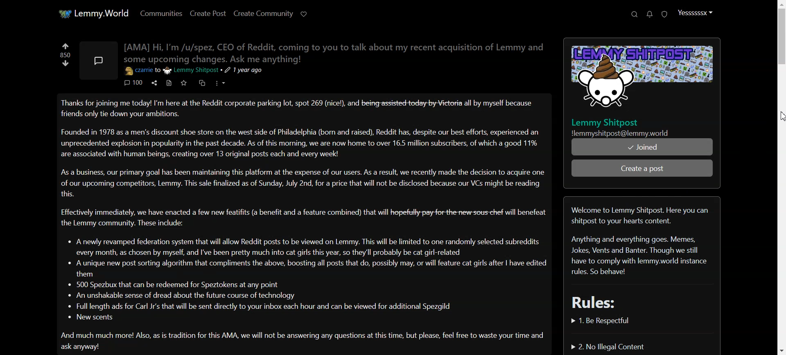 This screenshot has width=786, height=355. What do you see at coordinates (193, 70) in the screenshot?
I see `Lemmy Shitpost` at bounding box center [193, 70].